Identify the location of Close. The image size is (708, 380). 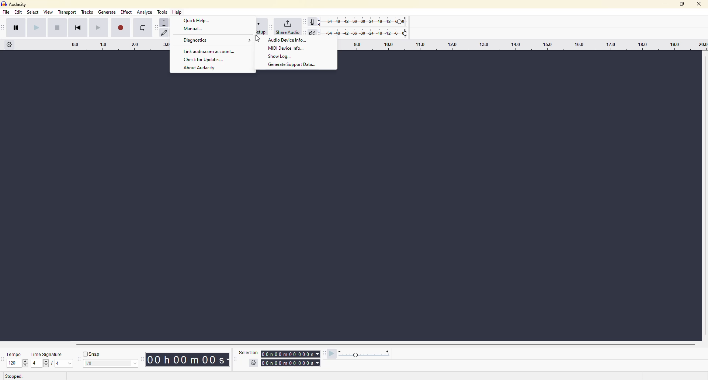
(699, 5).